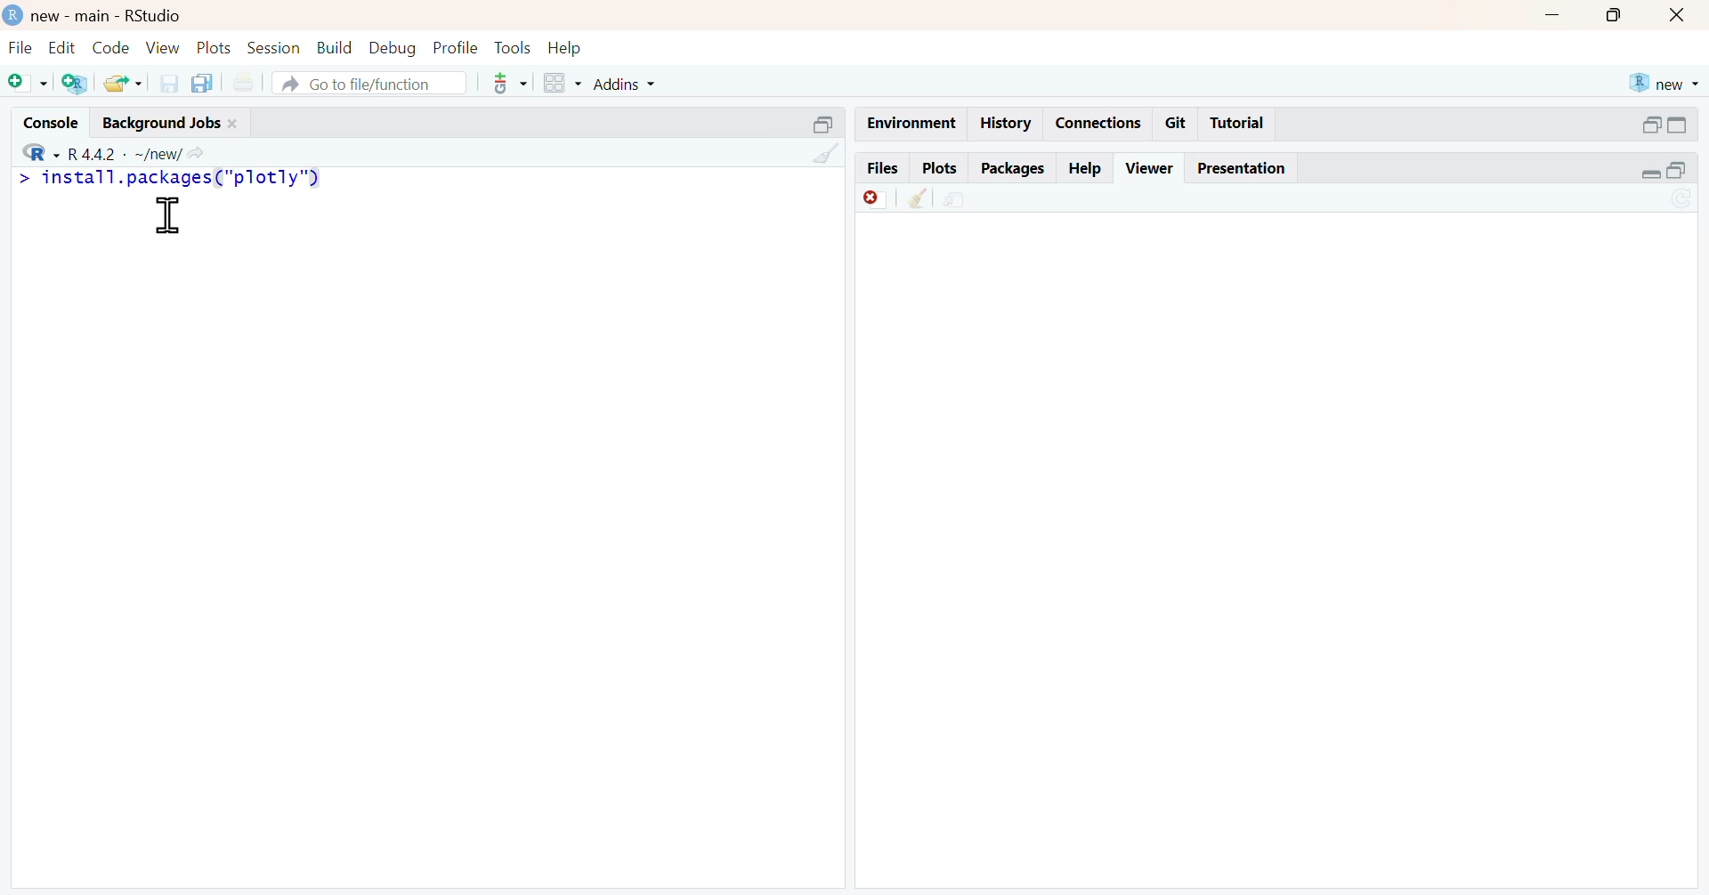  What do you see at coordinates (1237, 125) in the screenshot?
I see `tutorial` at bounding box center [1237, 125].